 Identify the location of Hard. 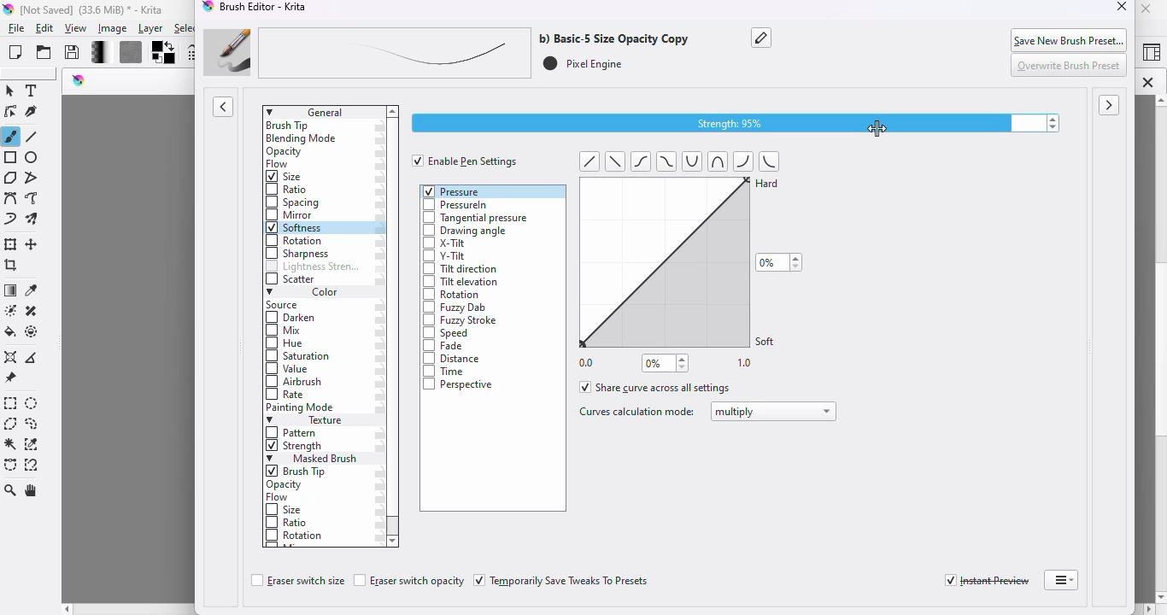
(769, 190).